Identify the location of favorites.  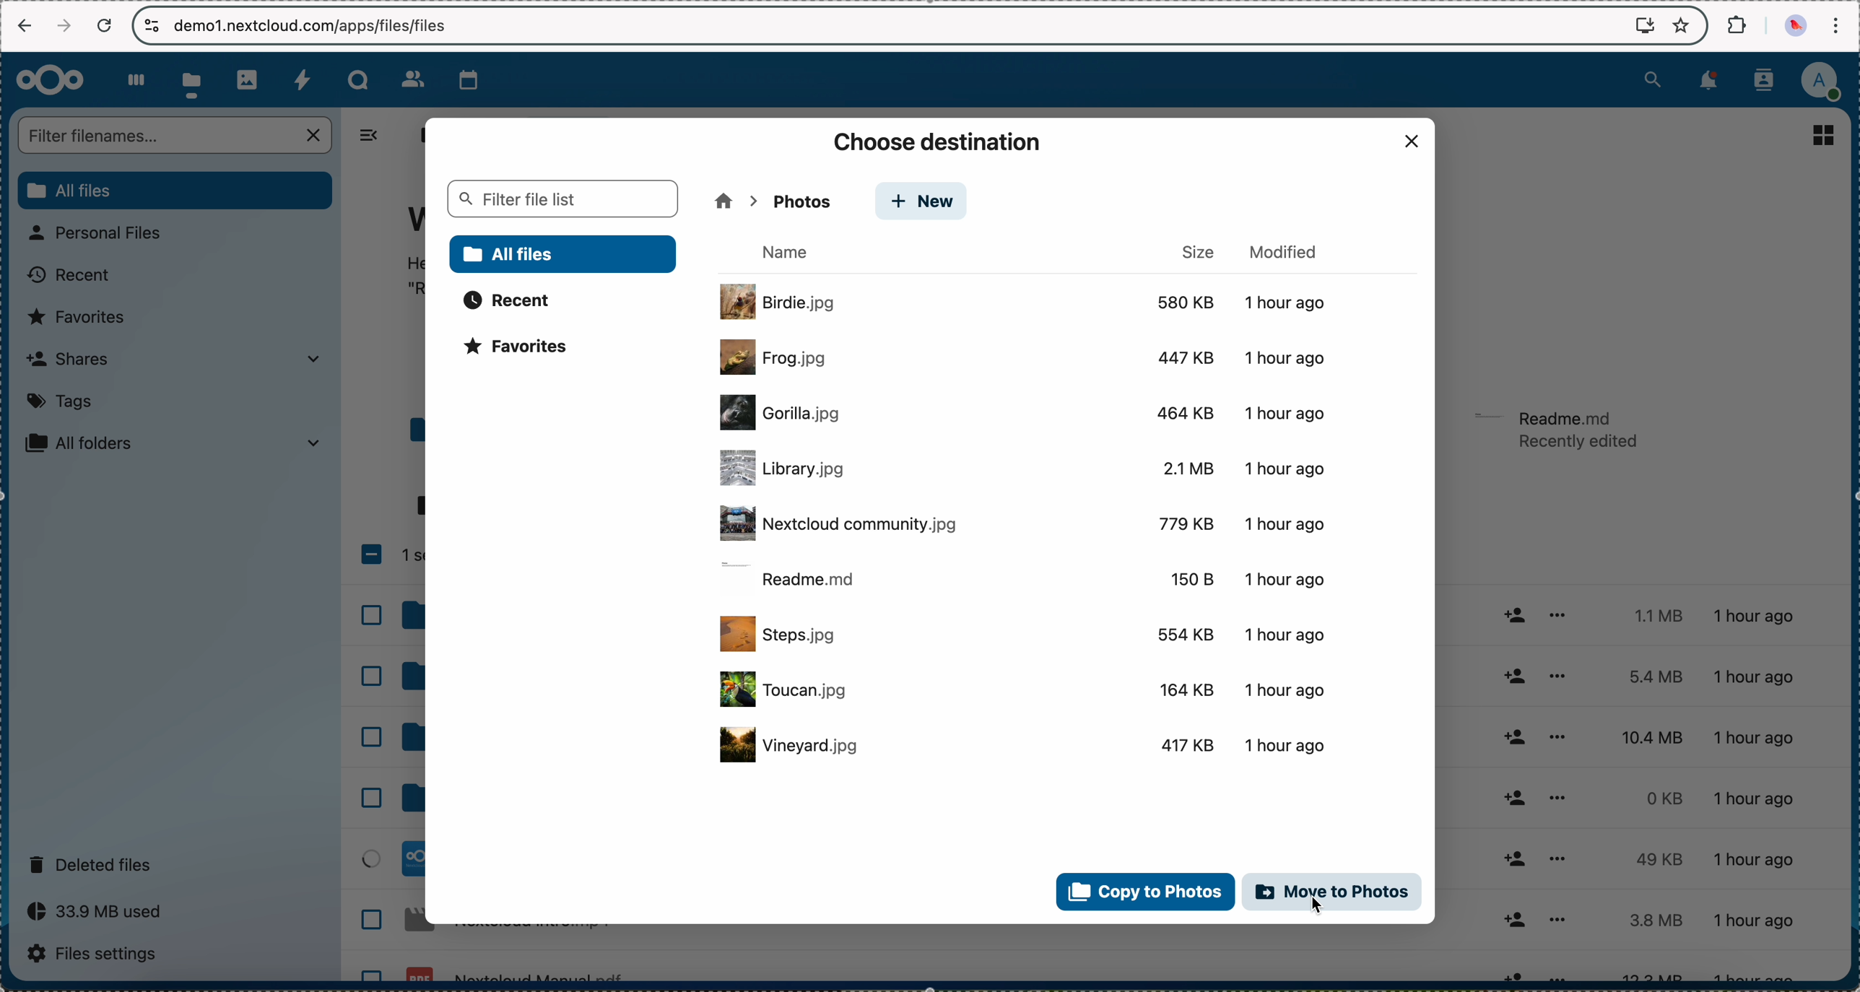
(524, 350).